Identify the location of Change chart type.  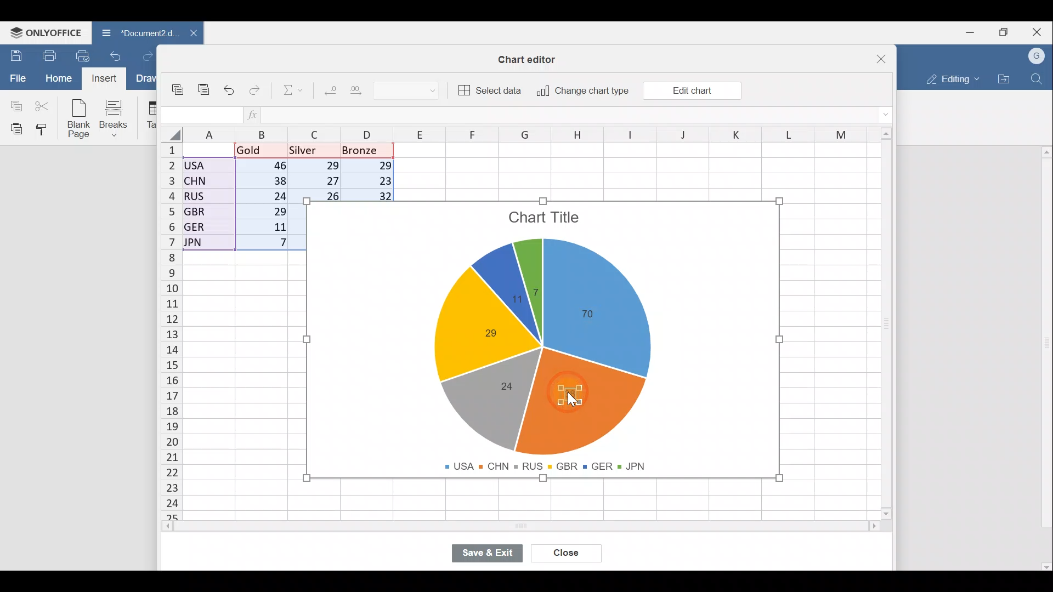
(579, 92).